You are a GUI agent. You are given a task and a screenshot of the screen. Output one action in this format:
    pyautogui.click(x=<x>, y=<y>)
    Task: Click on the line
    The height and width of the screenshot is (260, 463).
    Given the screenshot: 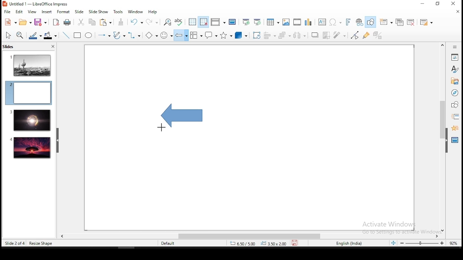 What is the action you would take?
    pyautogui.click(x=65, y=35)
    